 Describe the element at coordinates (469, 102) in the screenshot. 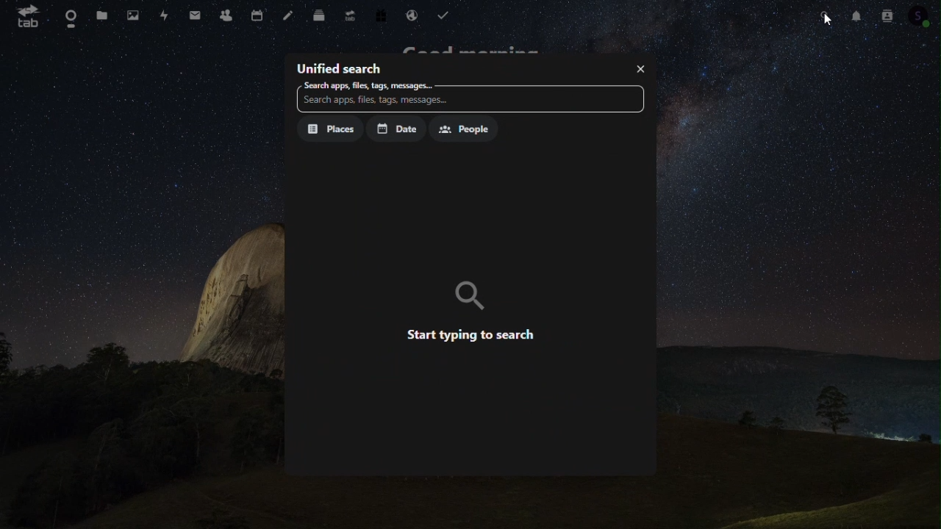

I see `Search` at that location.